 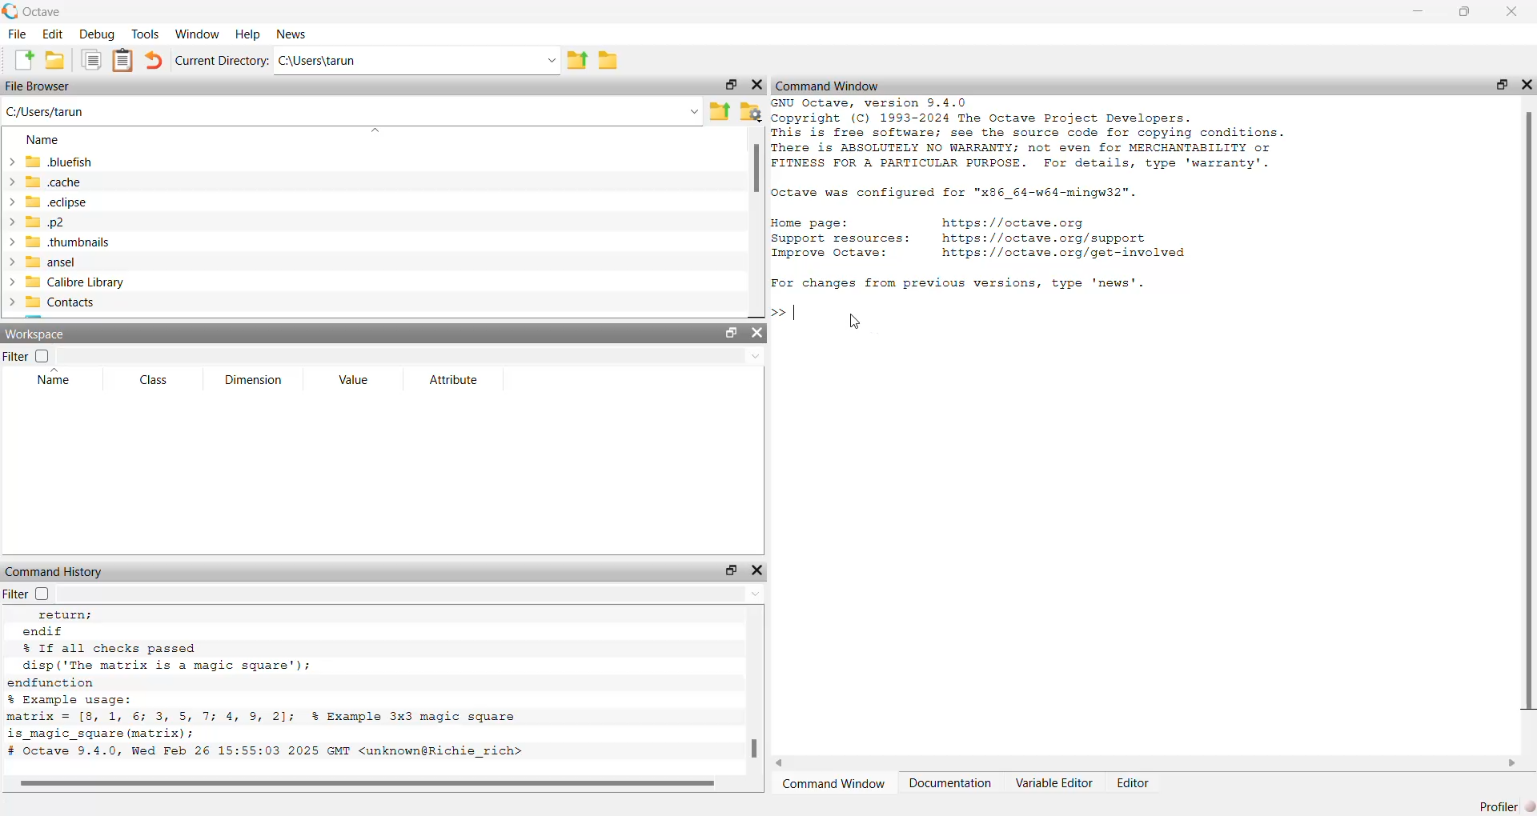 I want to click on close, so click(x=1513, y=11).